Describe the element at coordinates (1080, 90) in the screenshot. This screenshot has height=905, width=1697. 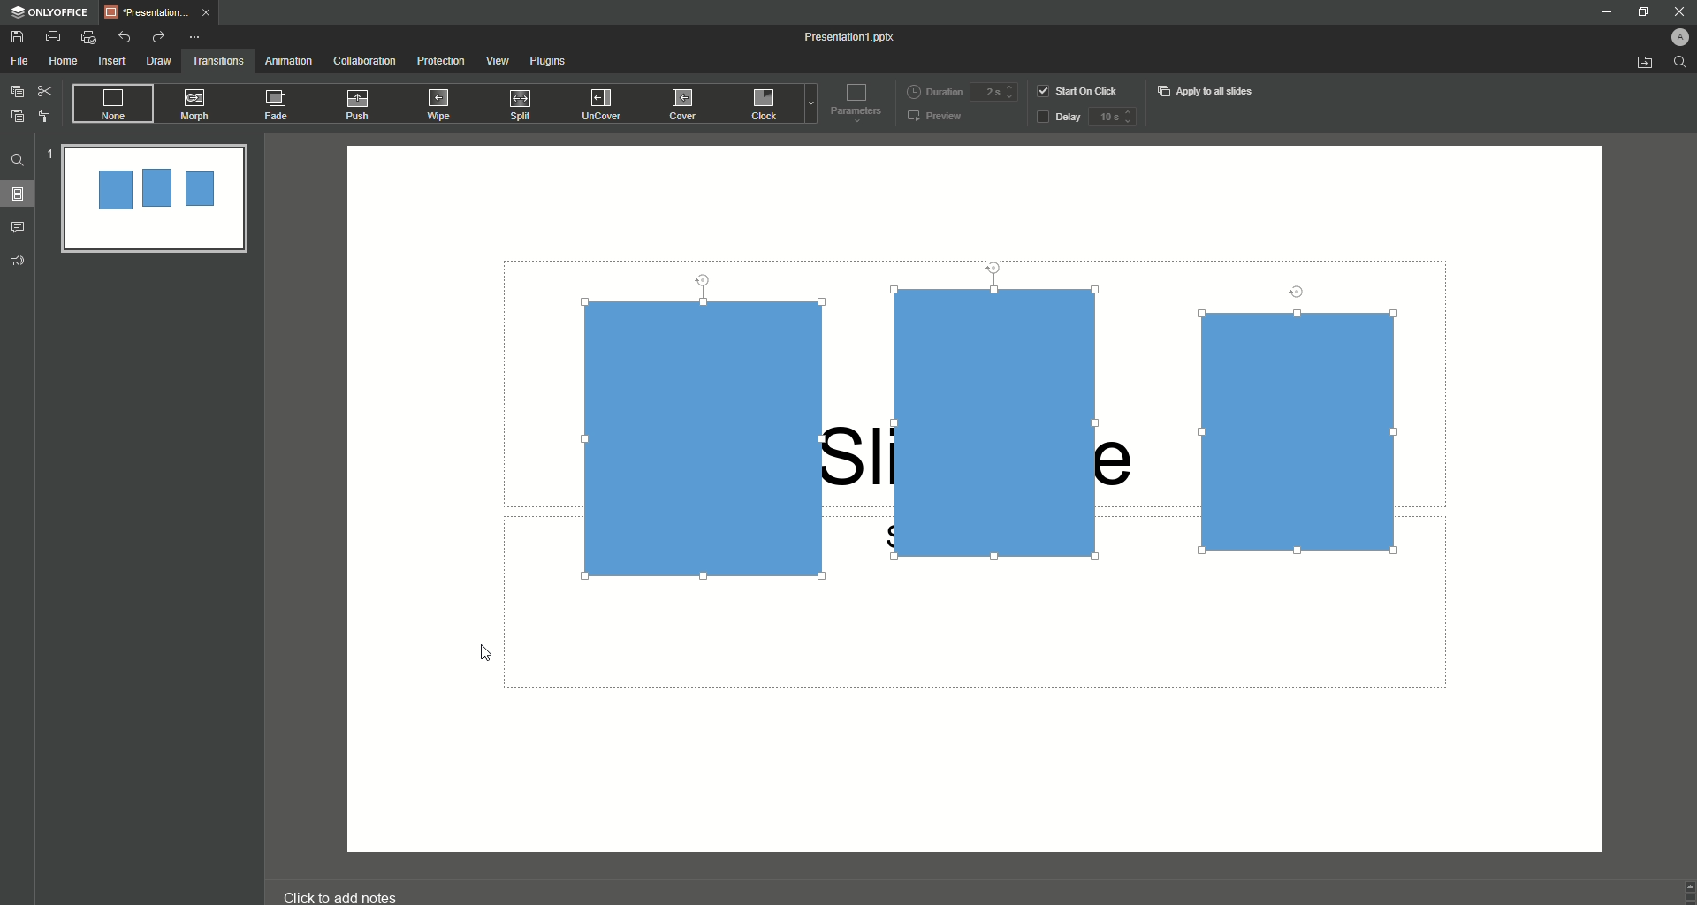
I see `Start on click` at that location.